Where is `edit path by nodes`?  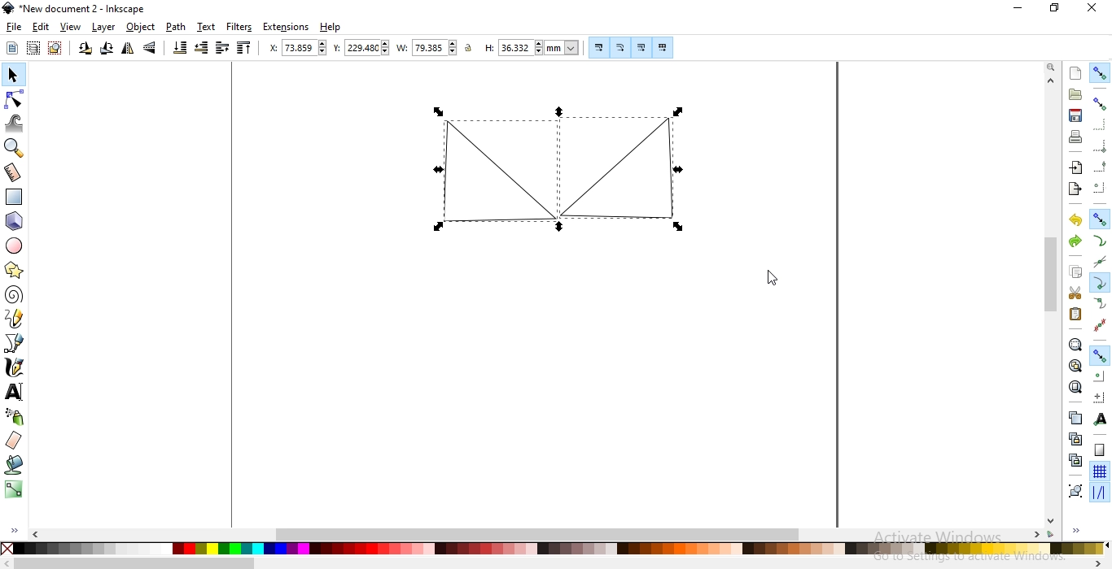 edit path by nodes is located at coordinates (13, 98).